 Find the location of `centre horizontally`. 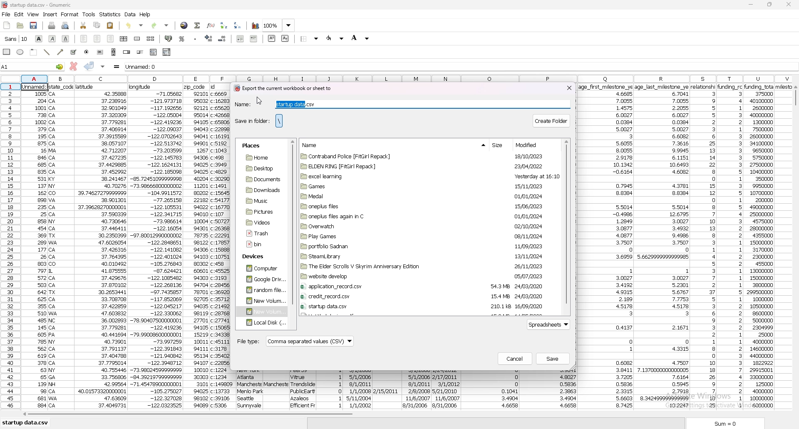

centre horizontally is located at coordinates (124, 39).